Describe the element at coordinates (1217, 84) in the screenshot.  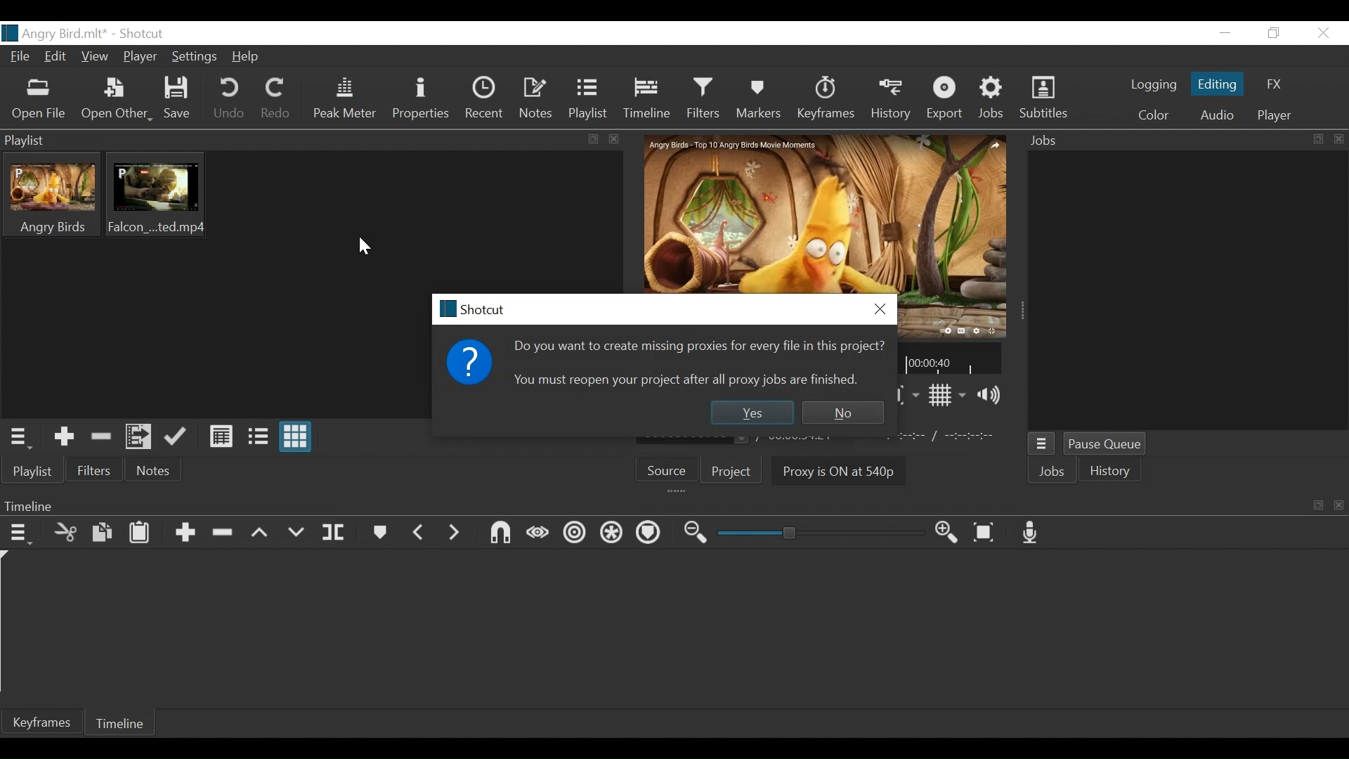
I see `Editing` at that location.